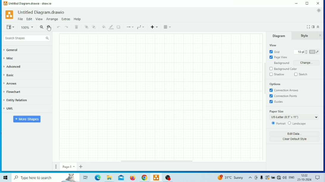 The image size is (325, 182). Describe the element at coordinates (86, 177) in the screenshot. I see `Task View` at that location.